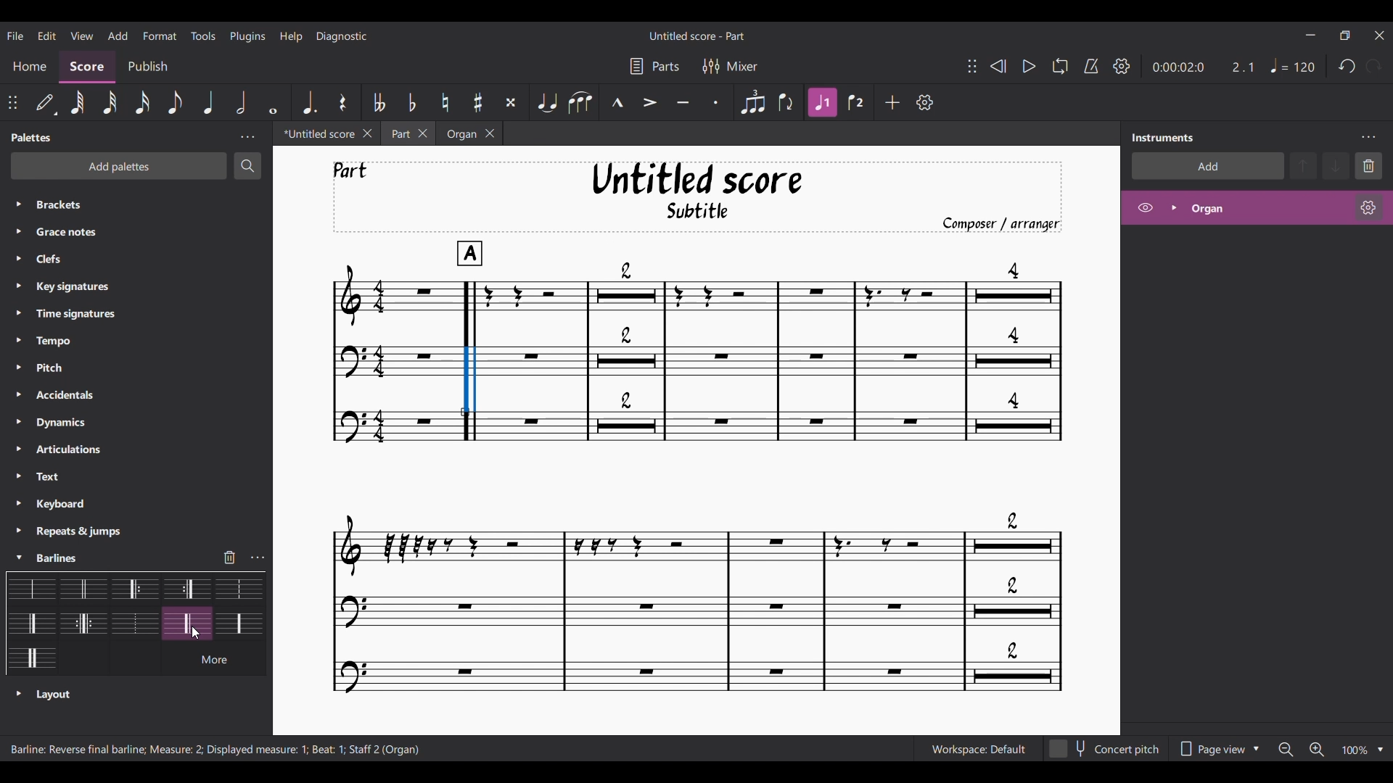 The width and height of the screenshot is (1393, 783). Describe the element at coordinates (411, 101) in the screenshot. I see `Toggle flat` at that location.